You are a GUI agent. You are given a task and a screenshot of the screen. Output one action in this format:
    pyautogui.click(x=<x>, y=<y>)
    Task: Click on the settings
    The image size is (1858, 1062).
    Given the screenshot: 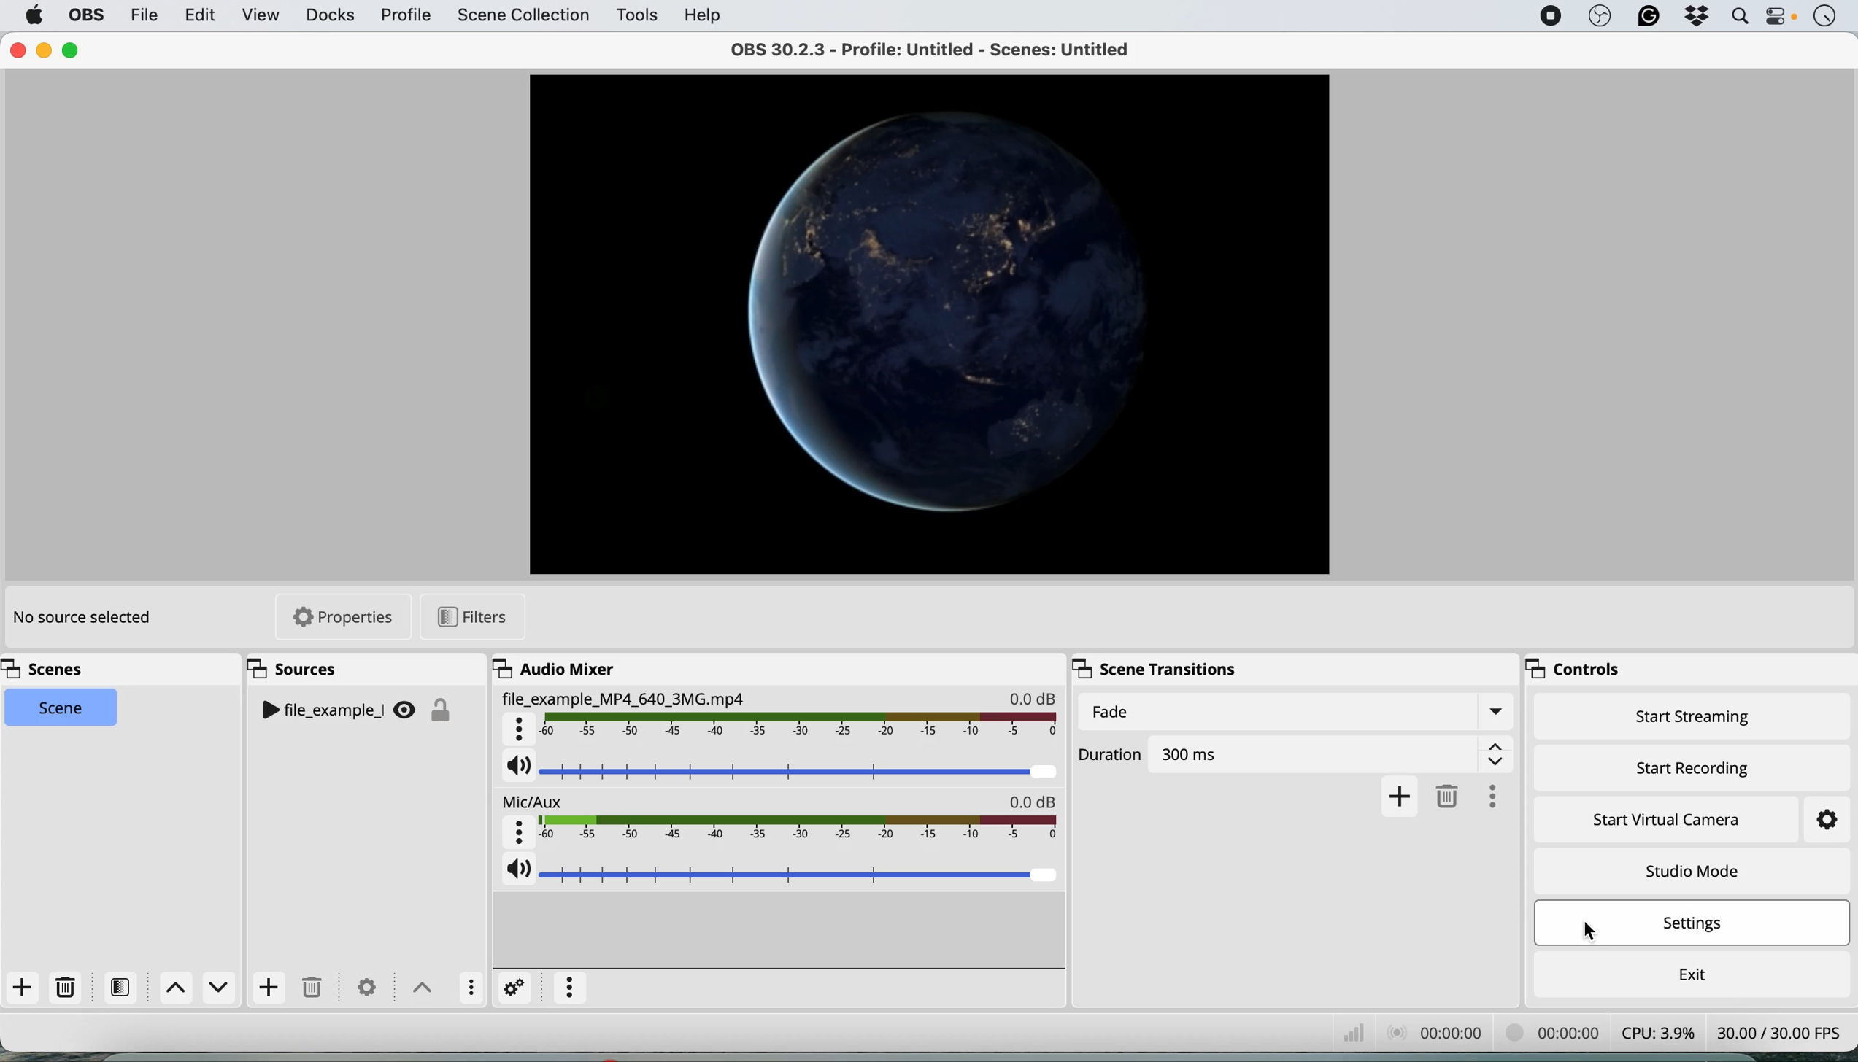 What is the action you would take?
    pyautogui.click(x=1813, y=821)
    